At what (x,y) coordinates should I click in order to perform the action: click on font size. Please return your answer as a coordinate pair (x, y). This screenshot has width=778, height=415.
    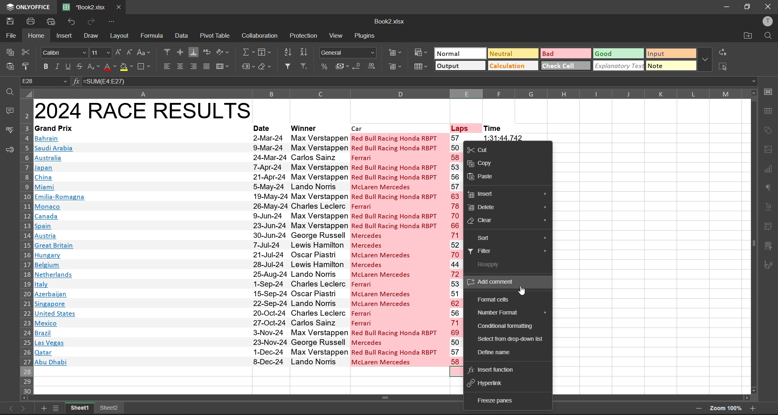
    Looking at the image, I should click on (102, 52).